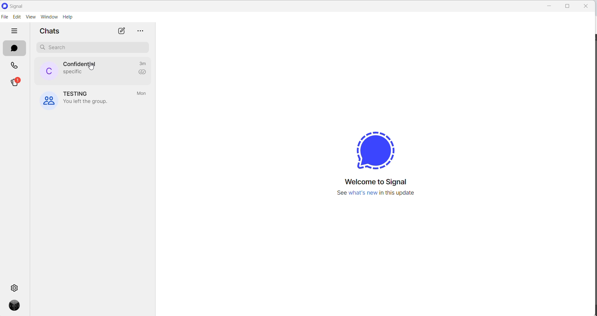  Describe the element at coordinates (15, 83) in the screenshot. I see `stories` at that location.